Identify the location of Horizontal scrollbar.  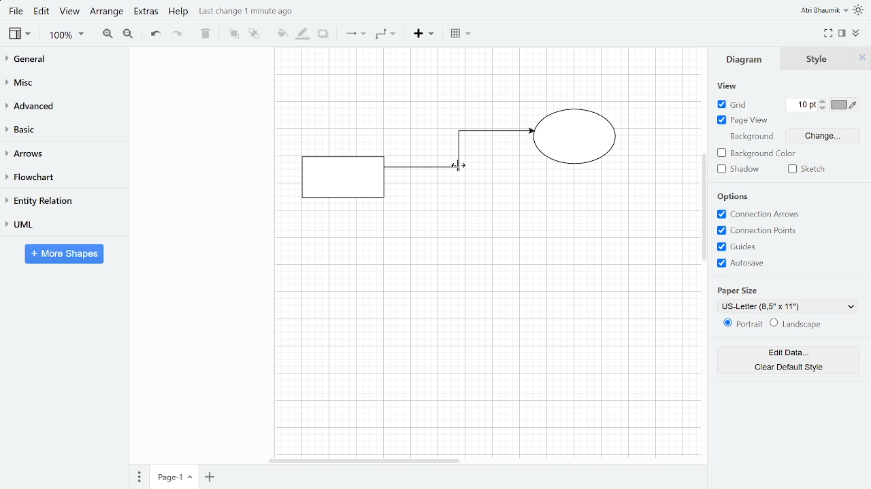
(366, 461).